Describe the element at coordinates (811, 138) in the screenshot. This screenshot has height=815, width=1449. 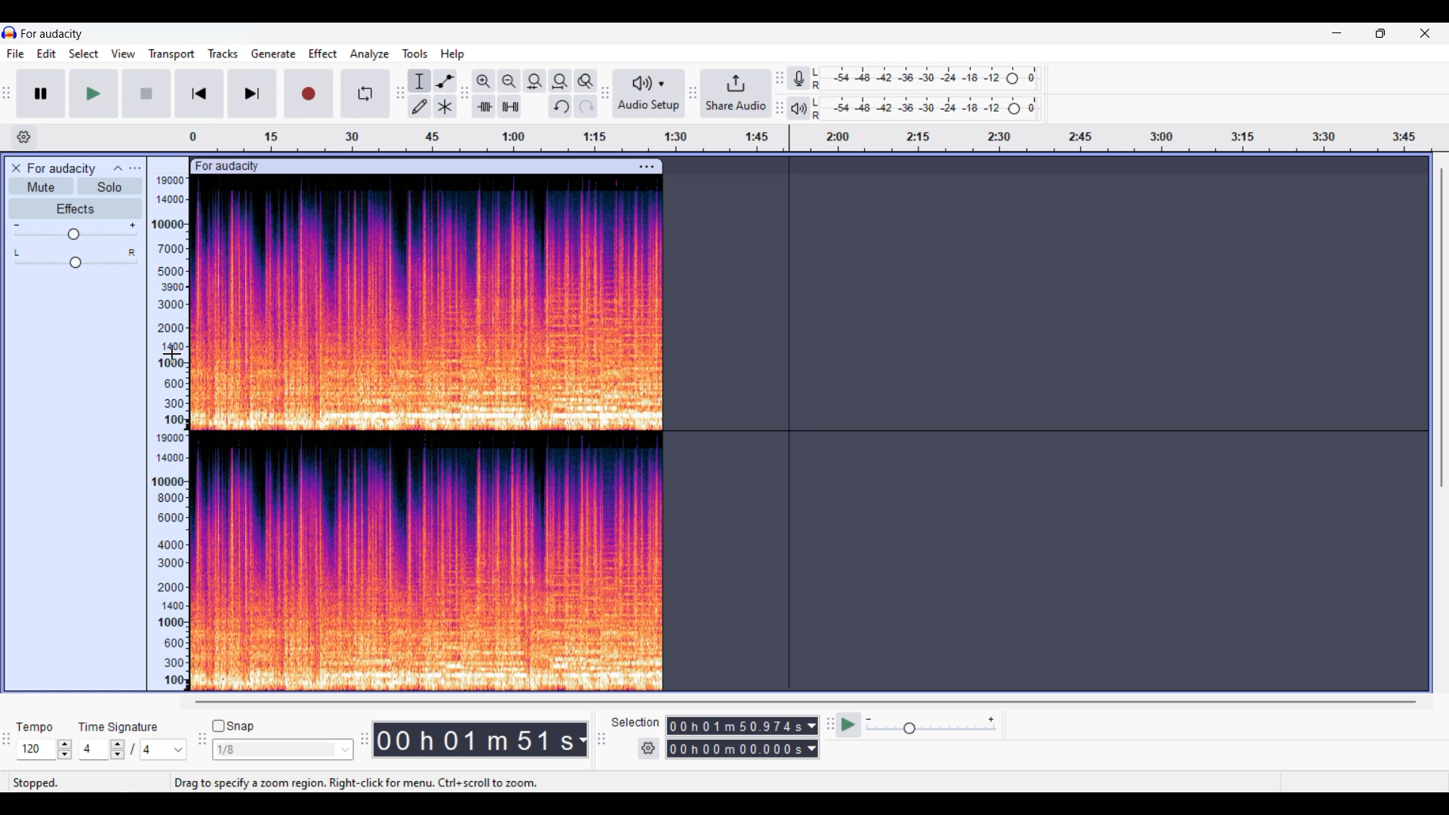
I see `Scale to measure track length` at that location.